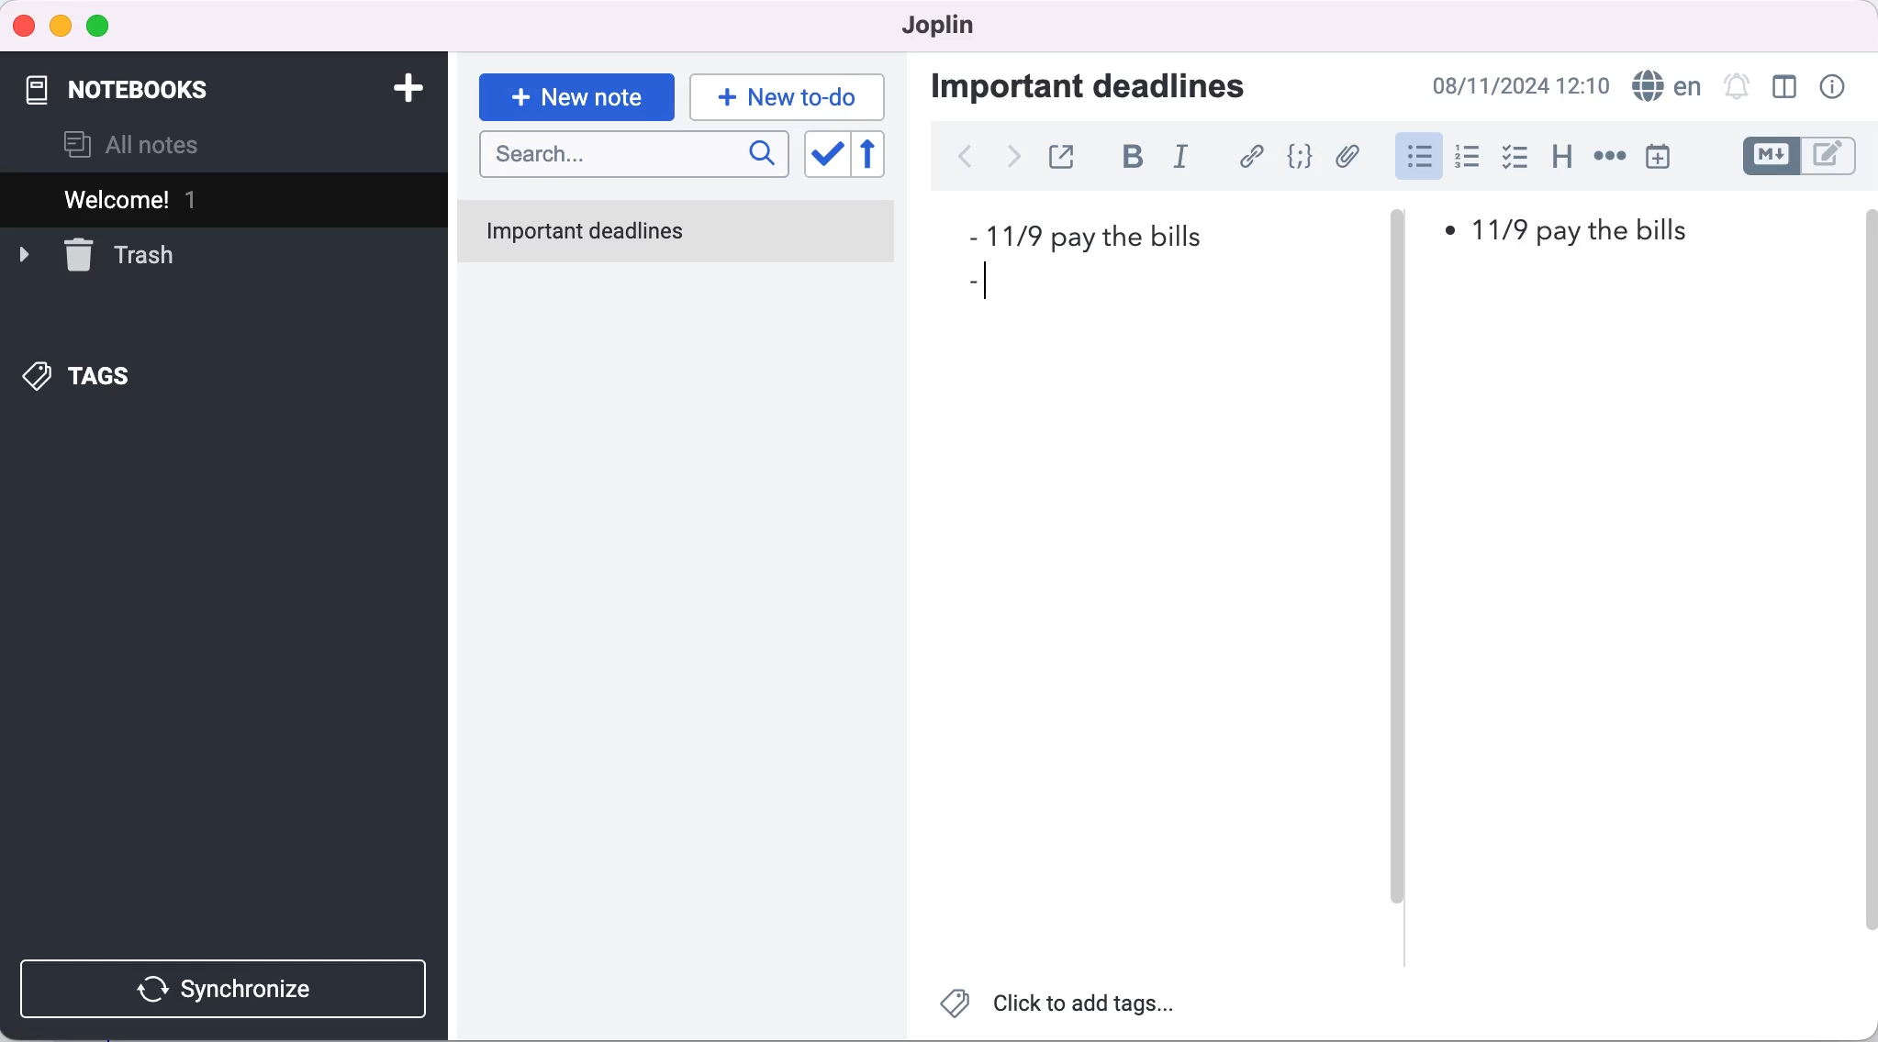  Describe the element at coordinates (96, 373) in the screenshot. I see `tags` at that location.